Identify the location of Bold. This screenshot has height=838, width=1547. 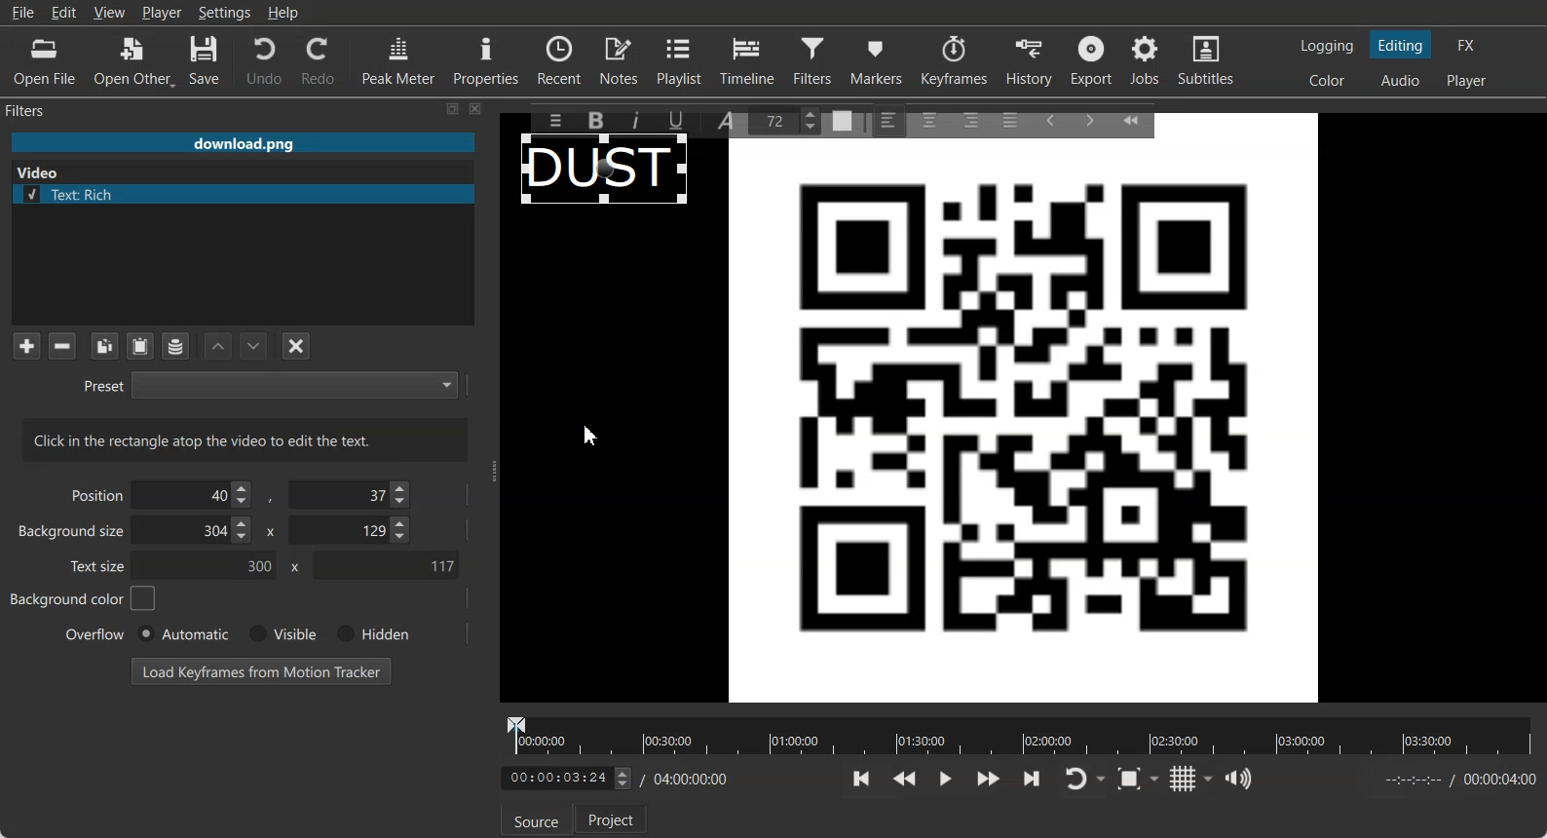
(594, 121).